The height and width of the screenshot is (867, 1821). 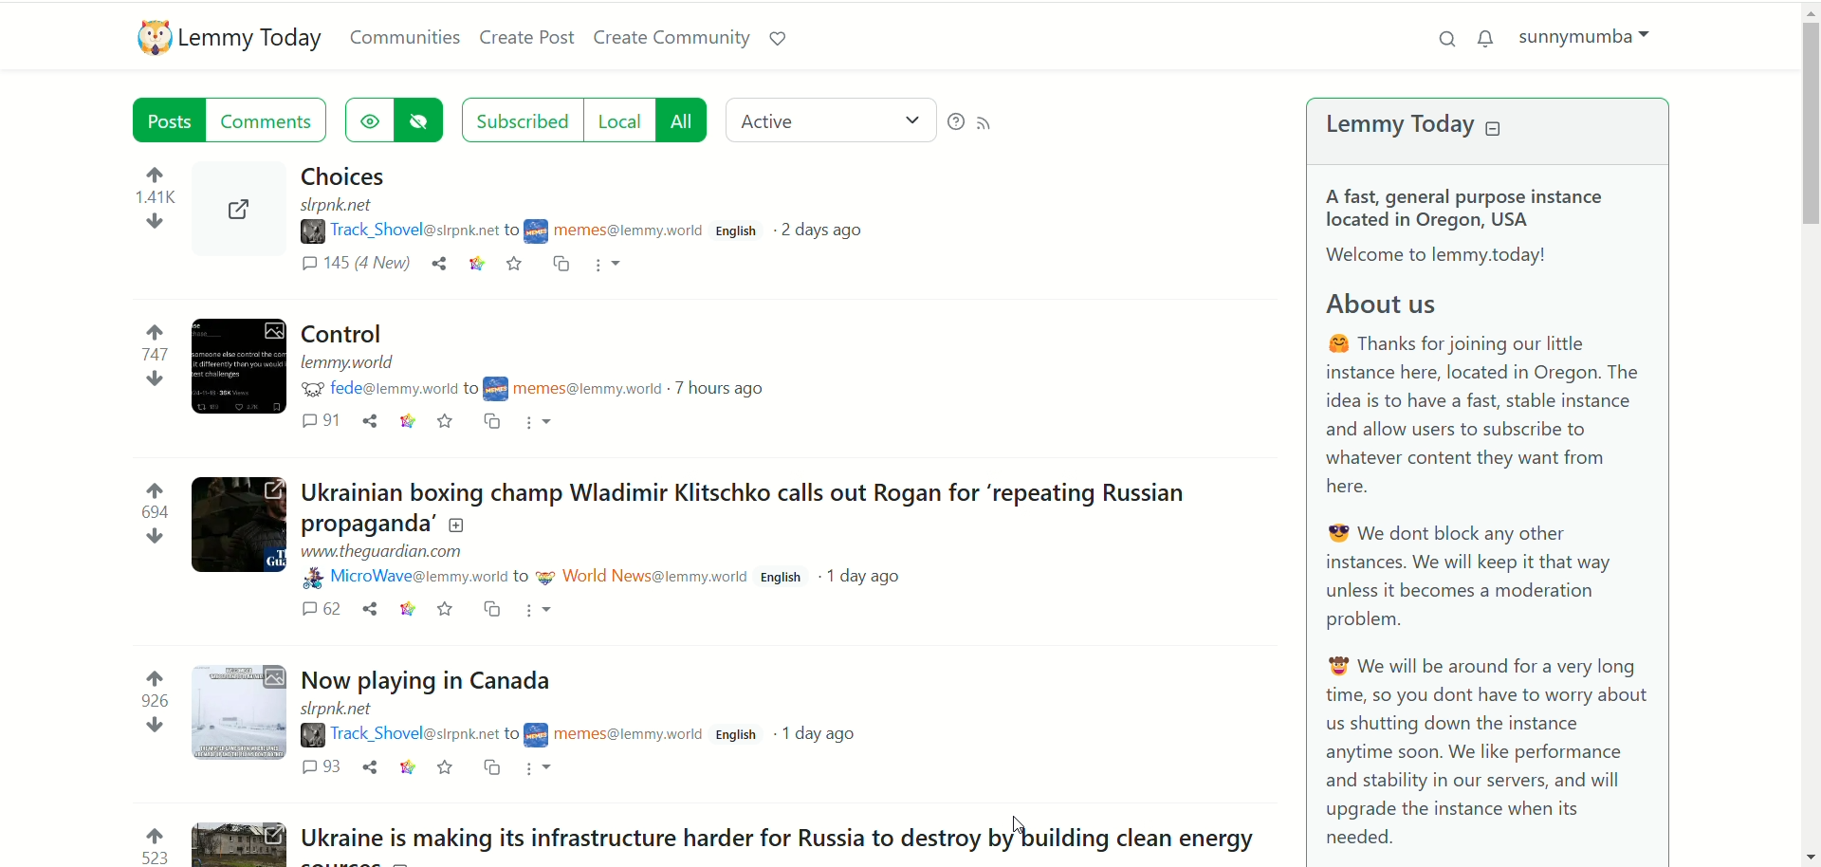 What do you see at coordinates (681, 120) in the screenshot?
I see `all` at bounding box center [681, 120].